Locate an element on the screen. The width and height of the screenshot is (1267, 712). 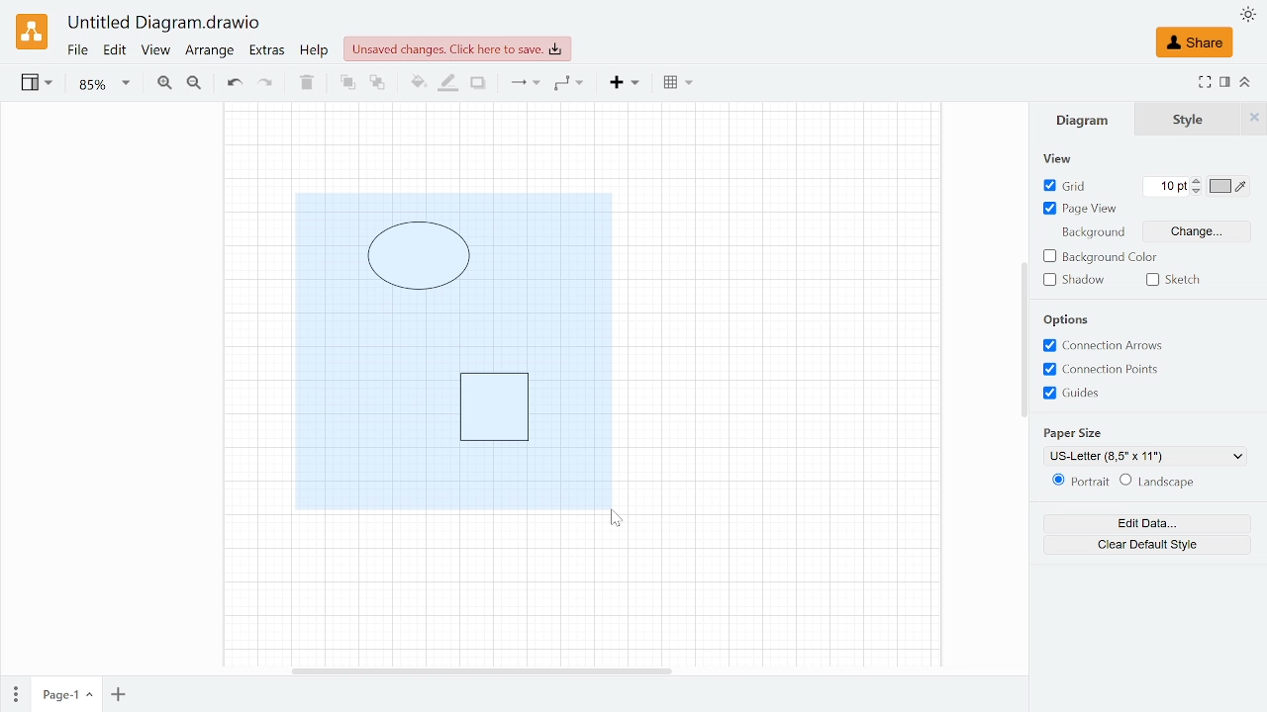
Grid is located at coordinates (1067, 187).